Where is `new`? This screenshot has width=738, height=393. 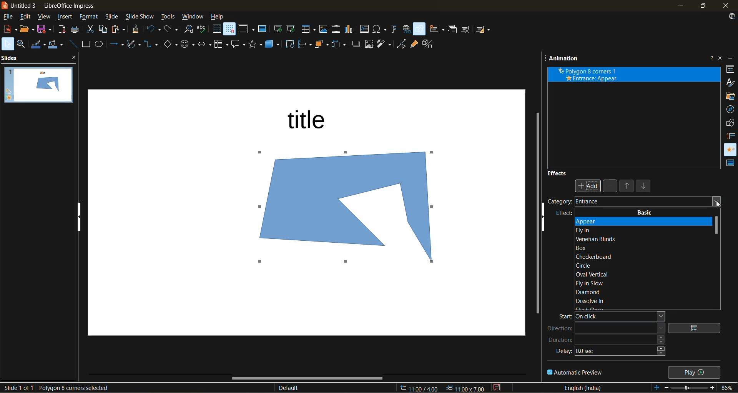 new is located at coordinates (9, 29).